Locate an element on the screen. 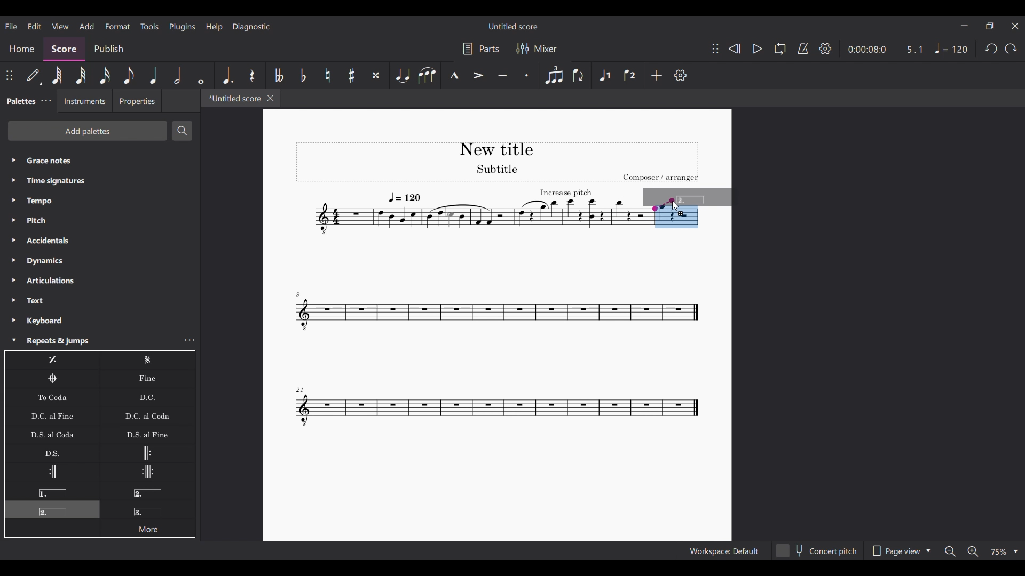  File menu is located at coordinates (11, 27).